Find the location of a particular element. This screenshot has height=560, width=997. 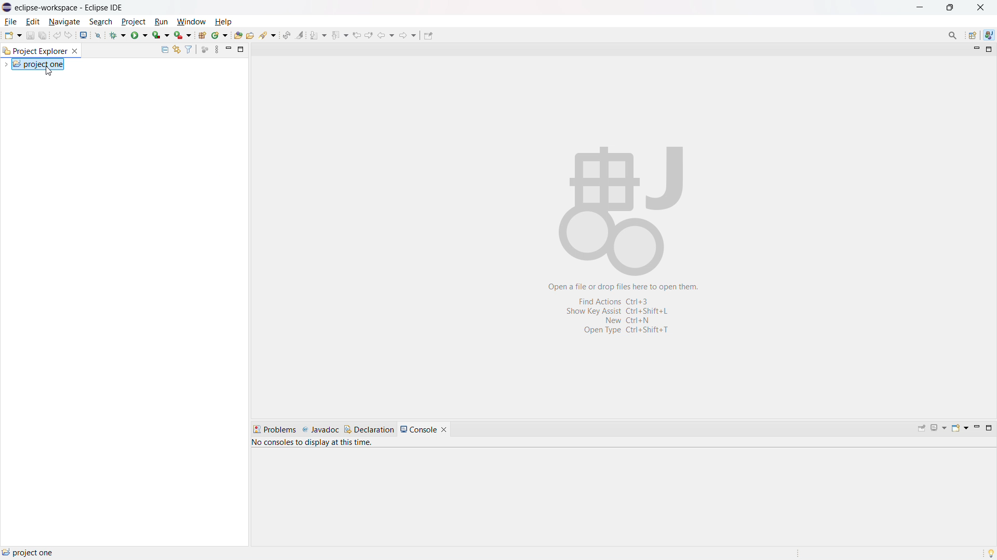

toggle ant mark occurances is located at coordinates (300, 35).